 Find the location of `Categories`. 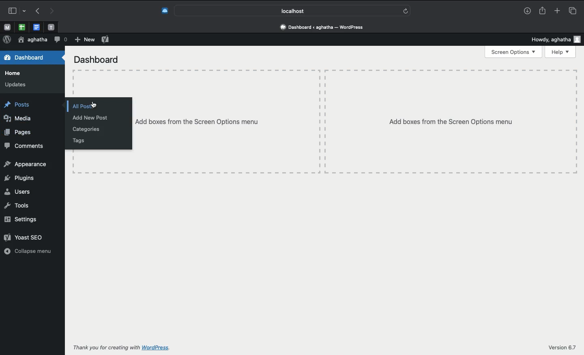

Categories is located at coordinates (85, 130).